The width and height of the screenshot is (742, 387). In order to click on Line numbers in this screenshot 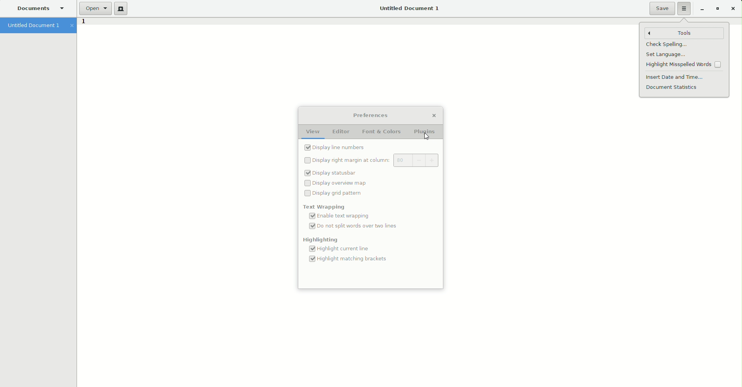, I will do `click(336, 148)`.